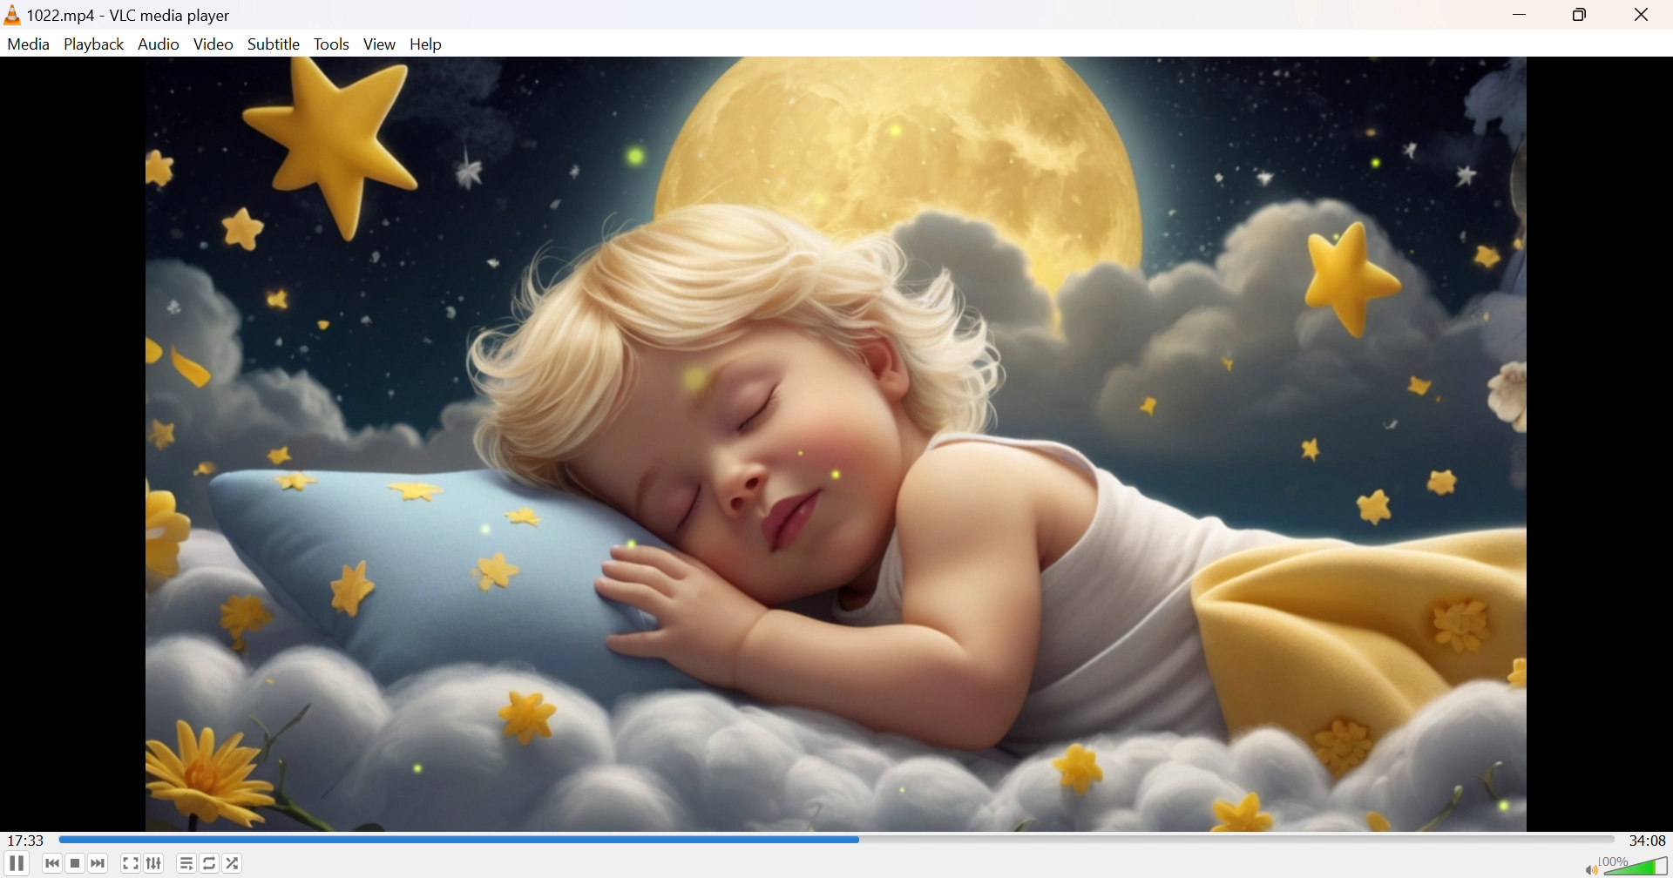 This screenshot has width=1673, height=878. What do you see at coordinates (459, 841) in the screenshot?
I see `seek bar` at bounding box center [459, 841].